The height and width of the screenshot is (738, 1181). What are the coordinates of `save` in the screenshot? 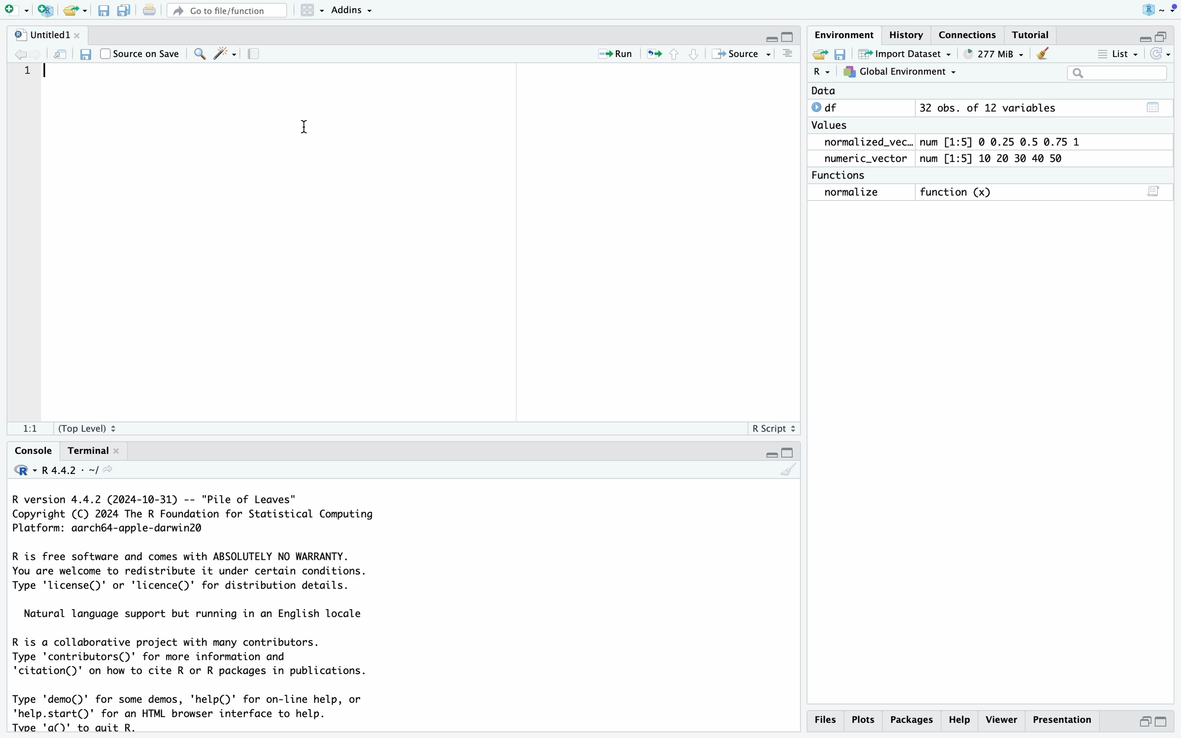 It's located at (86, 54).